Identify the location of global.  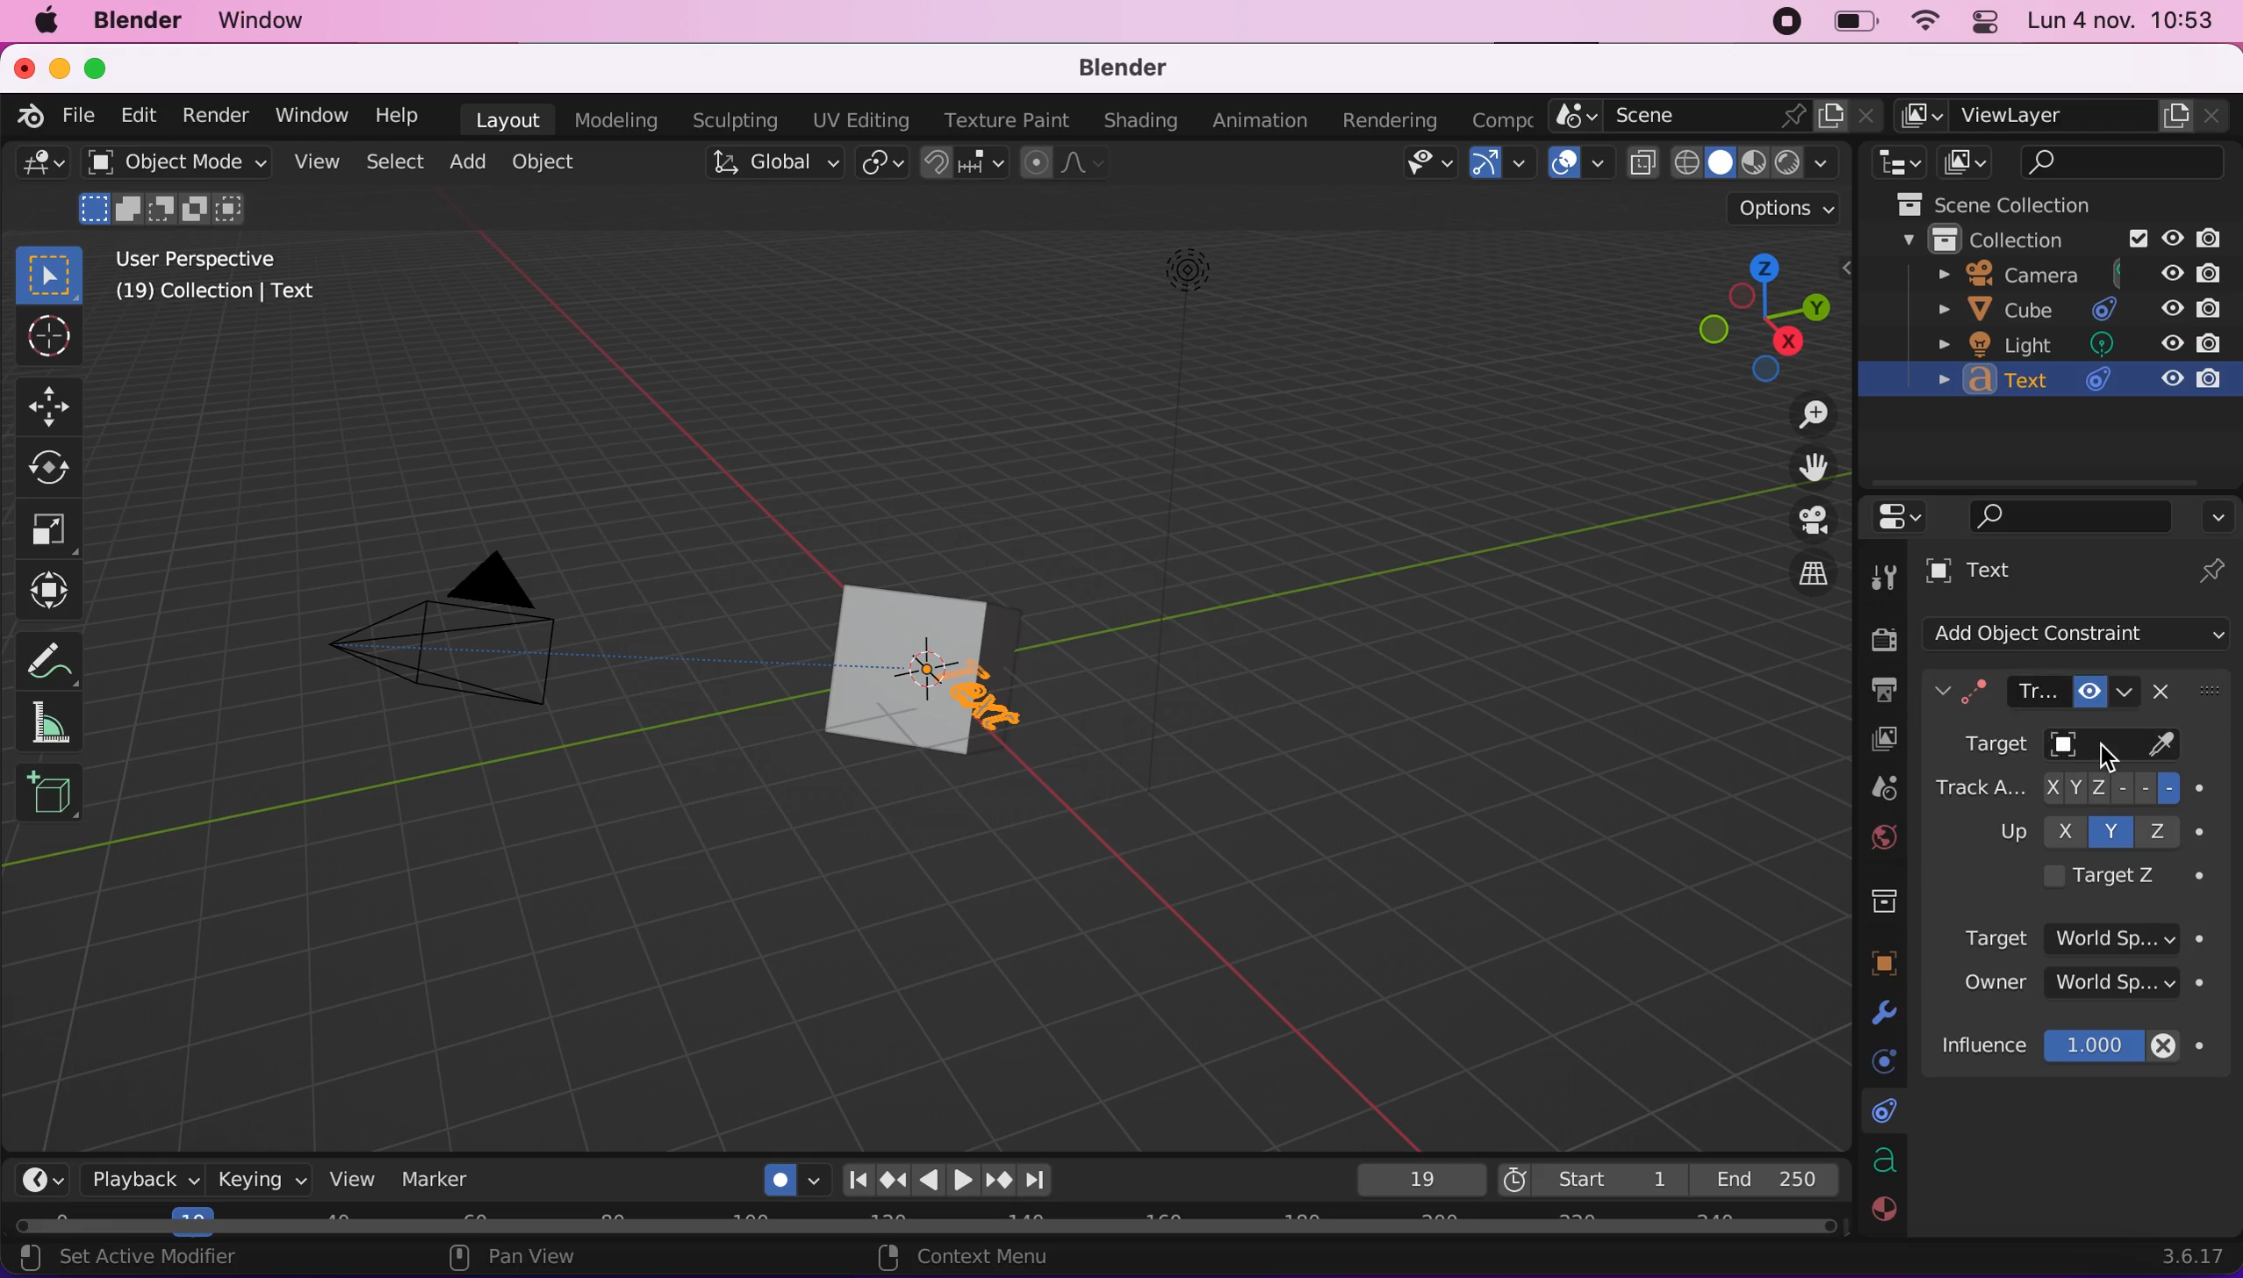
(773, 165).